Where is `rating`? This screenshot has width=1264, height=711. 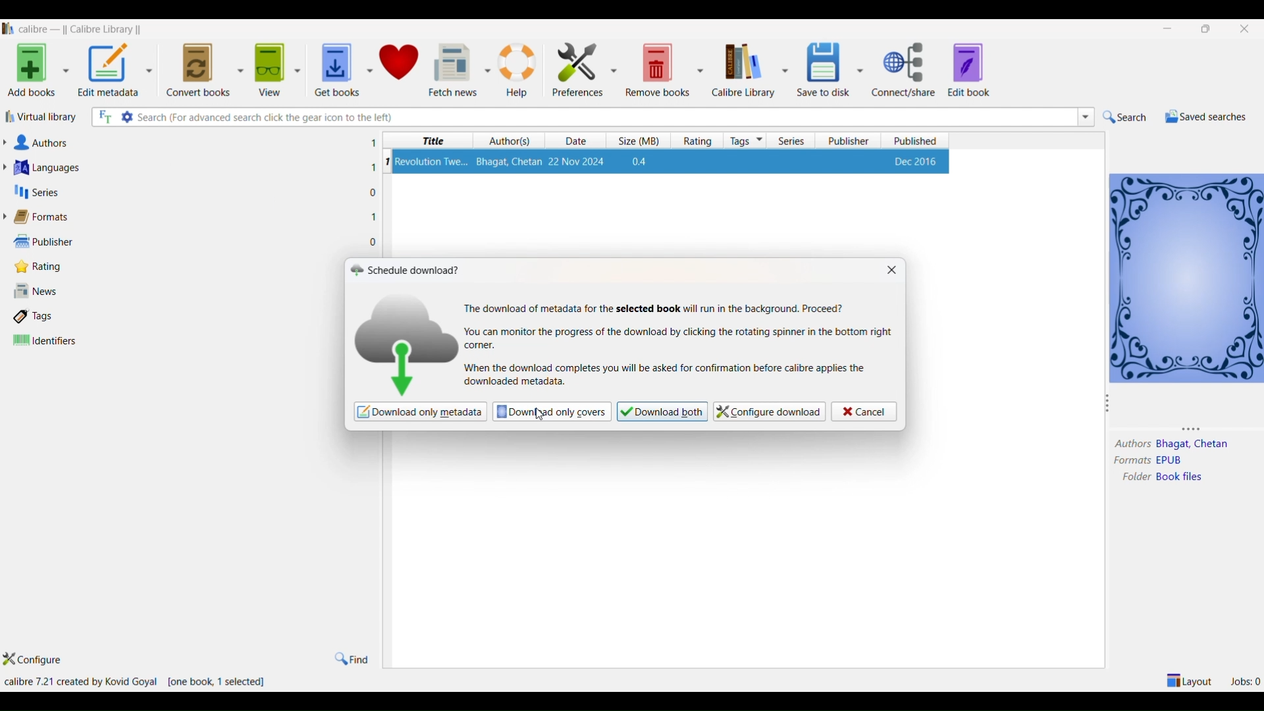 rating is located at coordinates (694, 141).